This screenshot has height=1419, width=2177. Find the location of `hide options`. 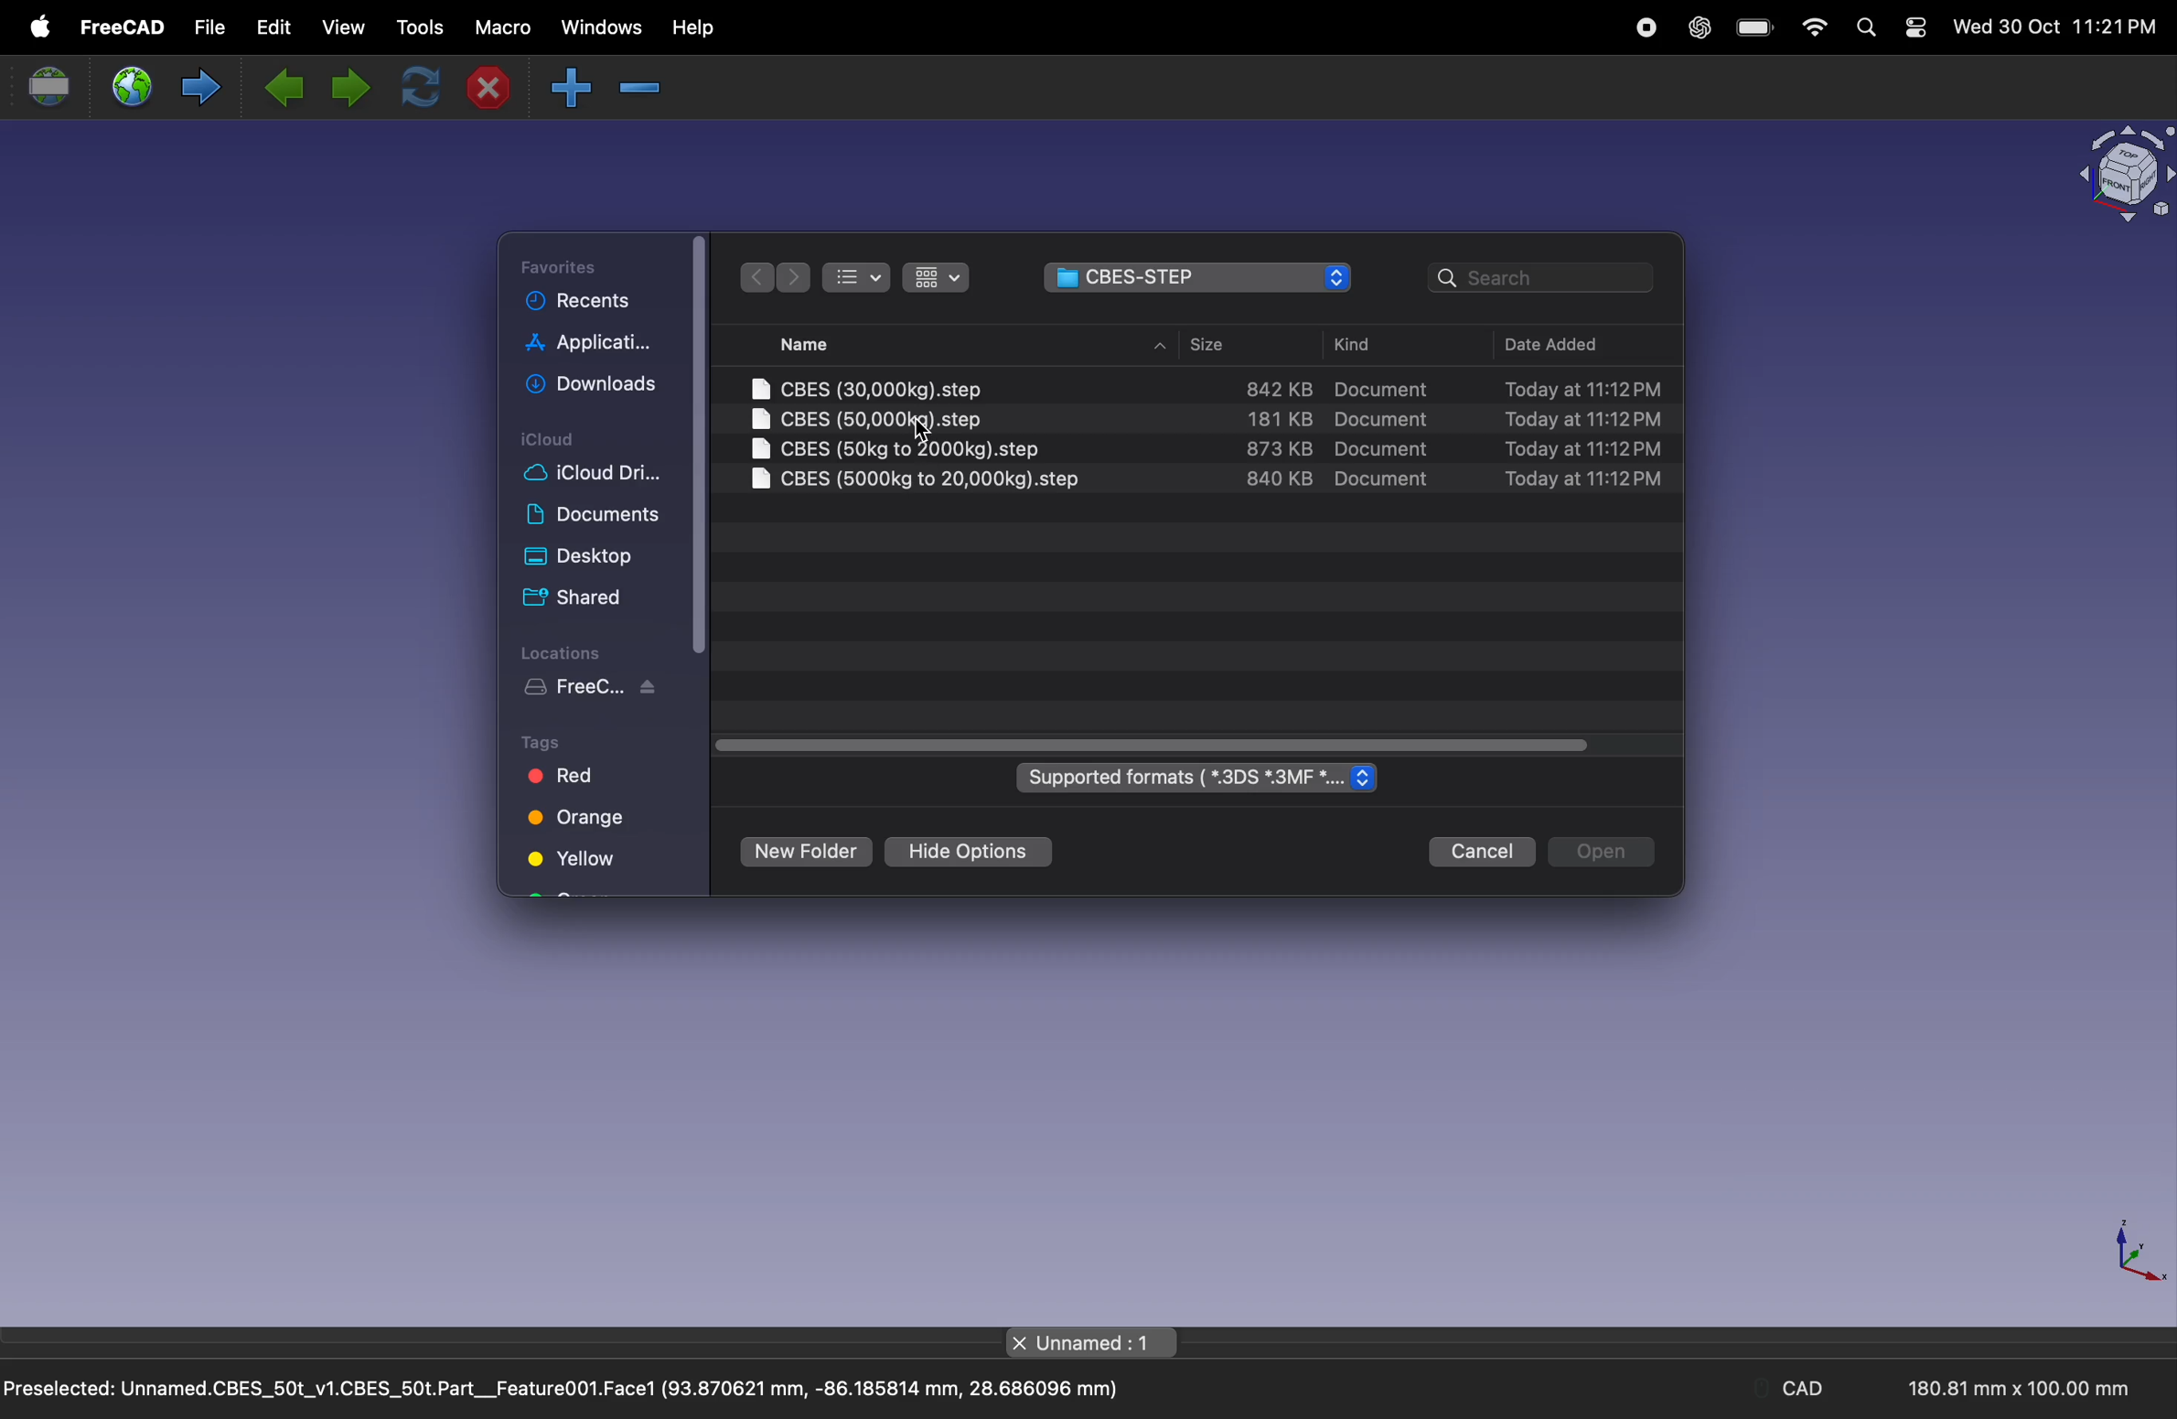

hide options is located at coordinates (965, 853).